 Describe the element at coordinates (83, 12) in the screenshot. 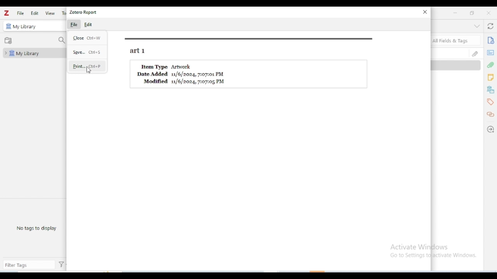

I see `zotero report` at that location.